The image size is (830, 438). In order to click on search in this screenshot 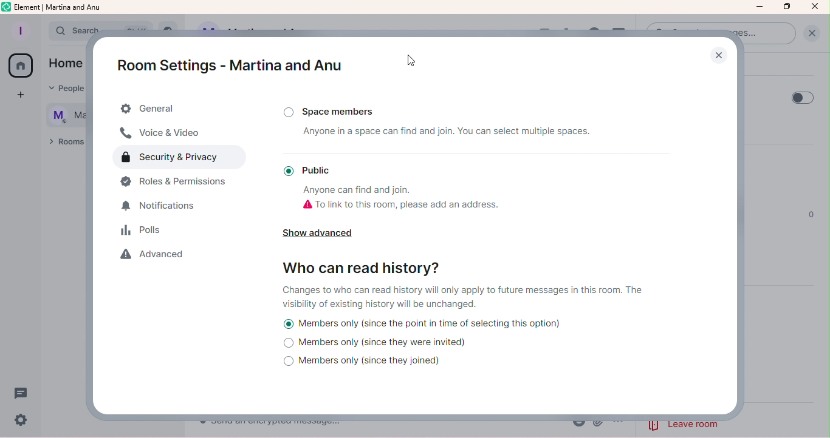, I will do `click(77, 31)`.